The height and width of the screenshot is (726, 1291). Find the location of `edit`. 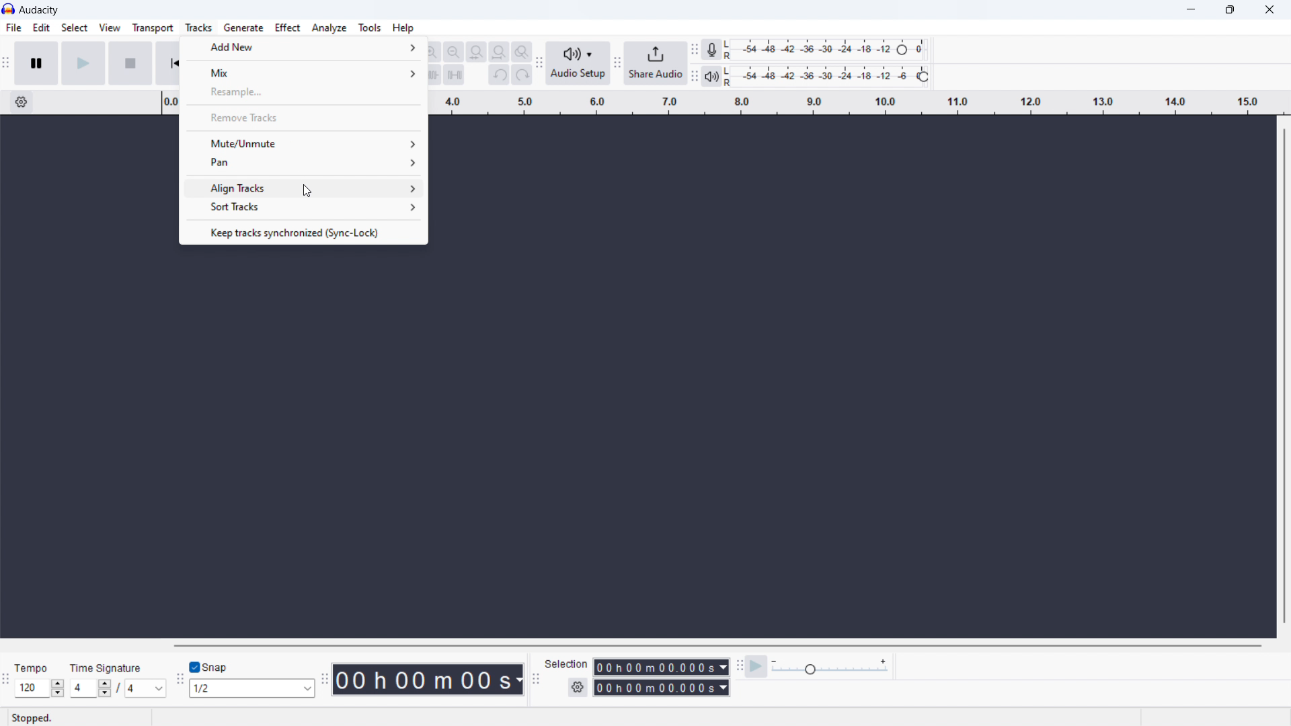

edit is located at coordinates (42, 28).